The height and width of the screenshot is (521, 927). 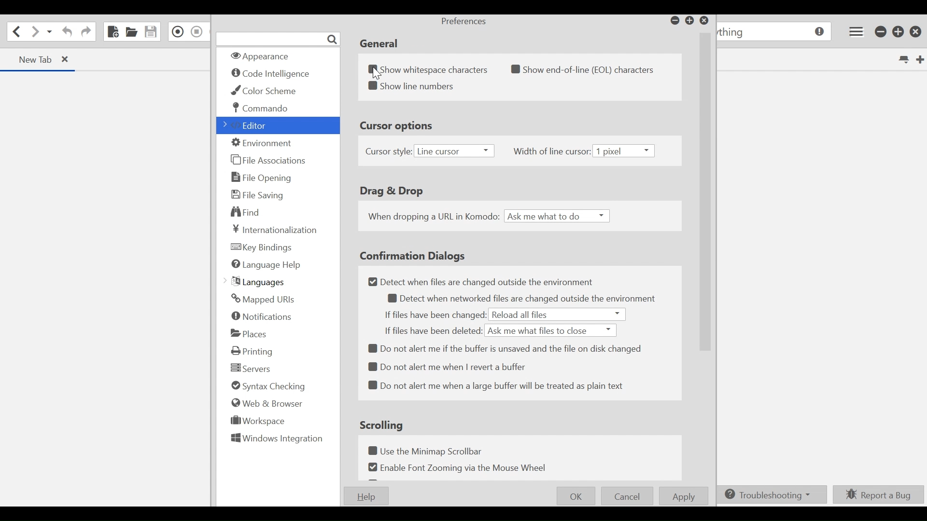 What do you see at coordinates (432, 450) in the screenshot?
I see ` Use the Minimap Scrollbar` at bounding box center [432, 450].